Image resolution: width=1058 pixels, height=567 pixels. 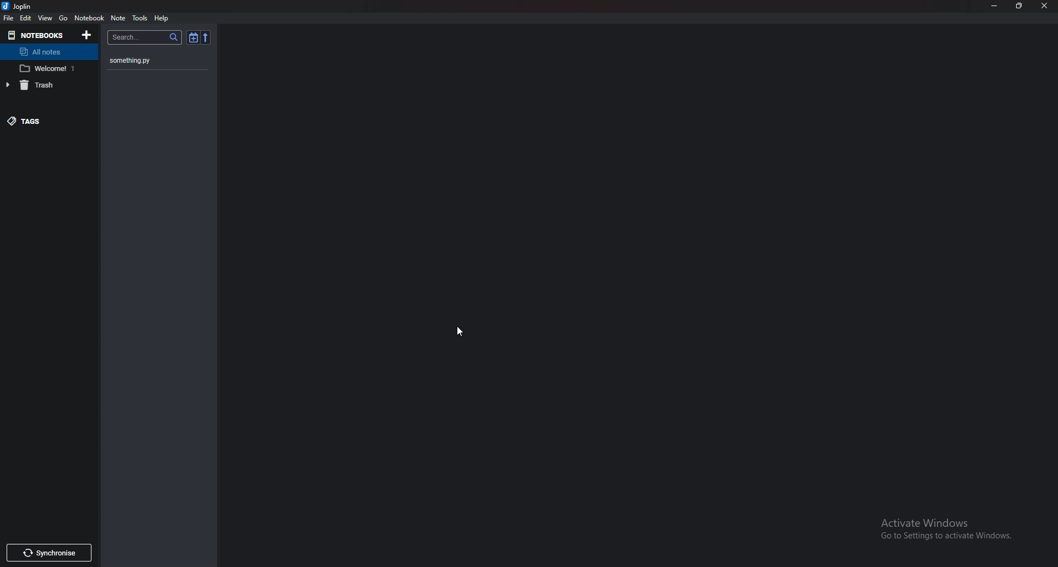 What do you see at coordinates (995, 6) in the screenshot?
I see `Minimize` at bounding box center [995, 6].